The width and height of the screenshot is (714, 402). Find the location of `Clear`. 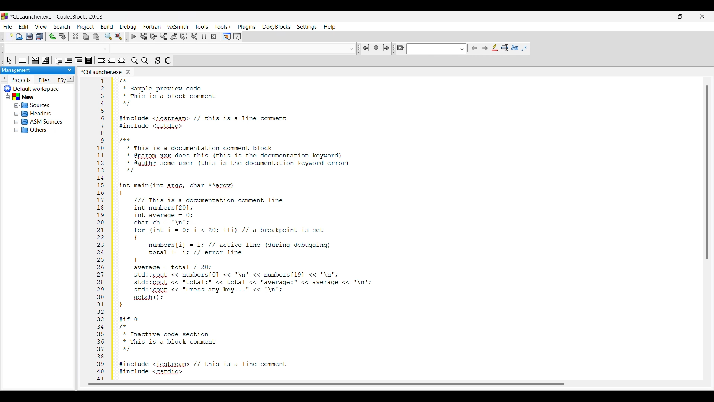

Clear is located at coordinates (400, 48).